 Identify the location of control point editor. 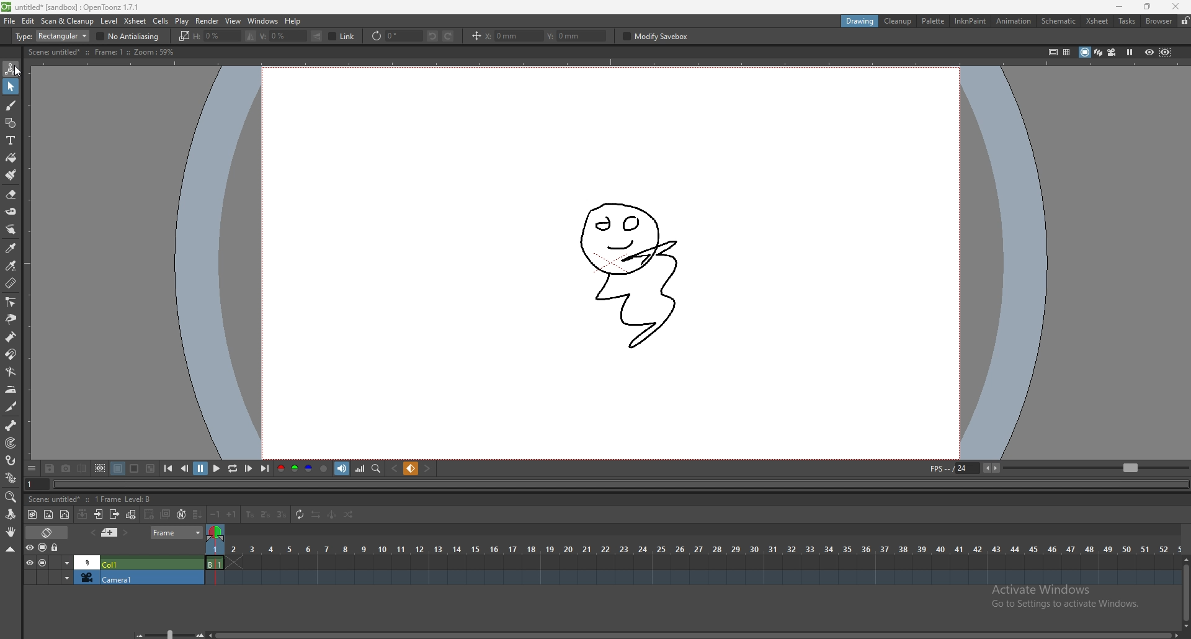
(10, 302).